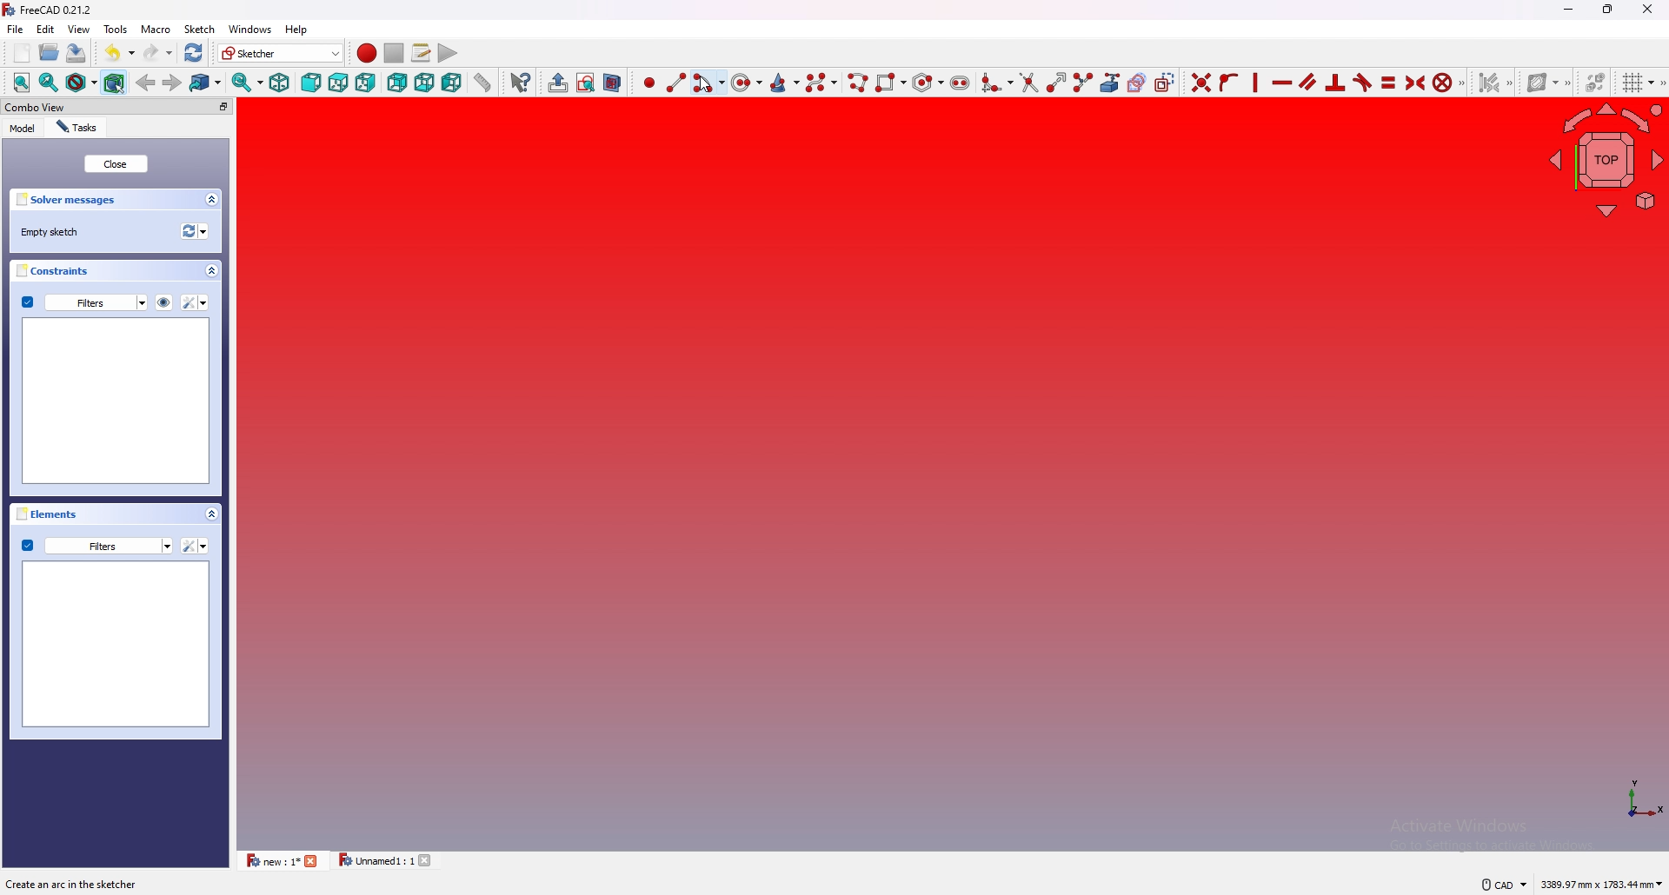  What do you see at coordinates (21, 83) in the screenshot?
I see `fit all` at bounding box center [21, 83].